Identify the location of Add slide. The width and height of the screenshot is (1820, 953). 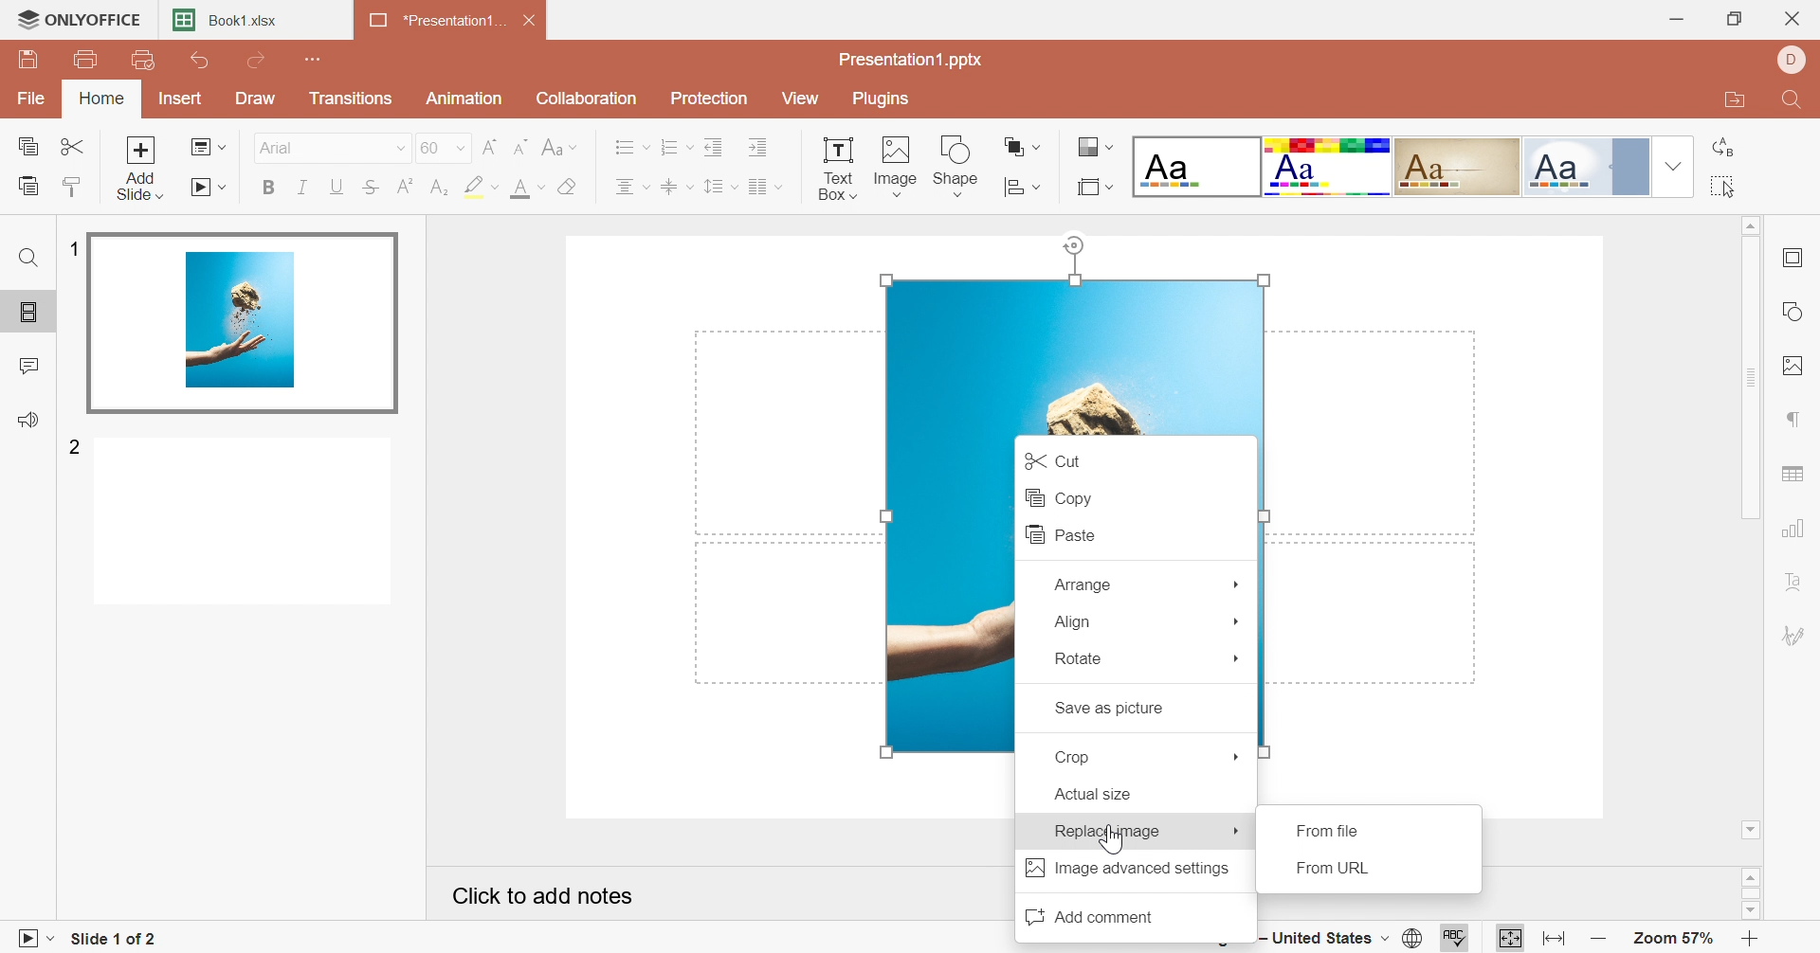
(140, 166).